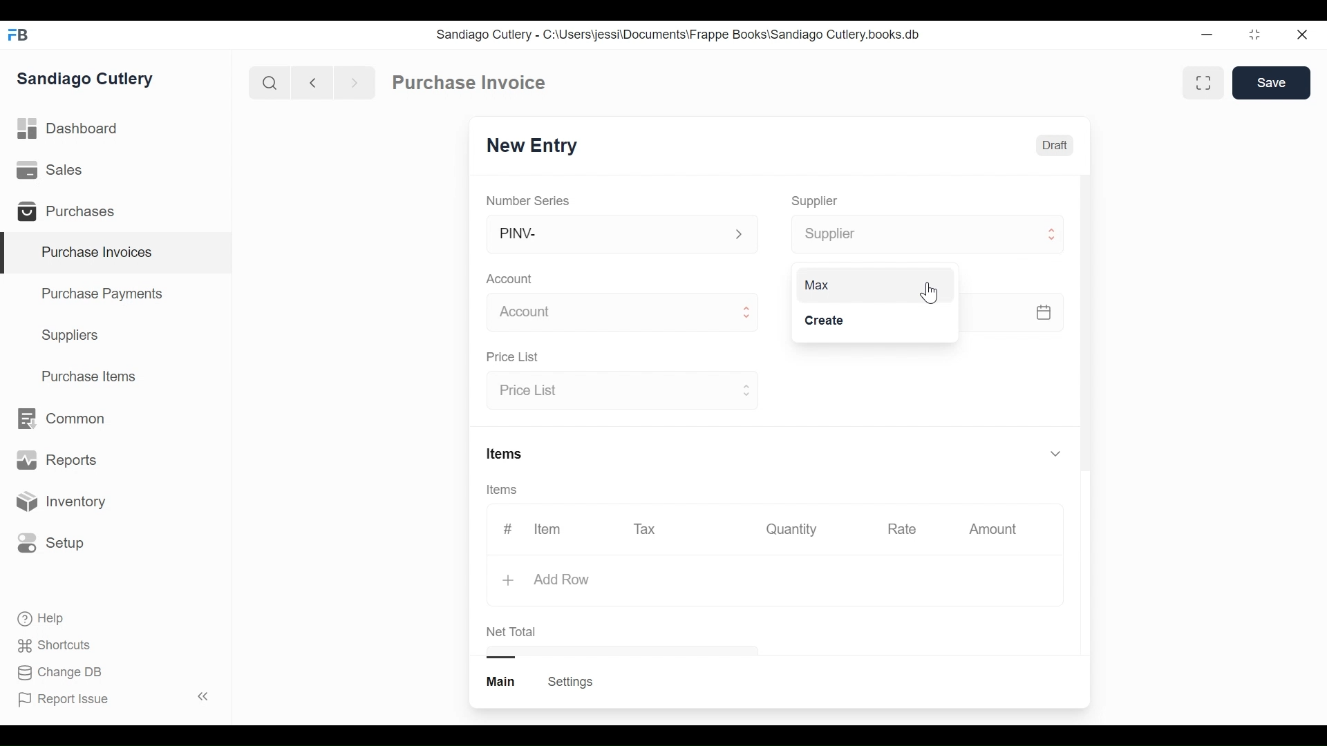  Describe the element at coordinates (740, 235) in the screenshot. I see `Expand` at that location.